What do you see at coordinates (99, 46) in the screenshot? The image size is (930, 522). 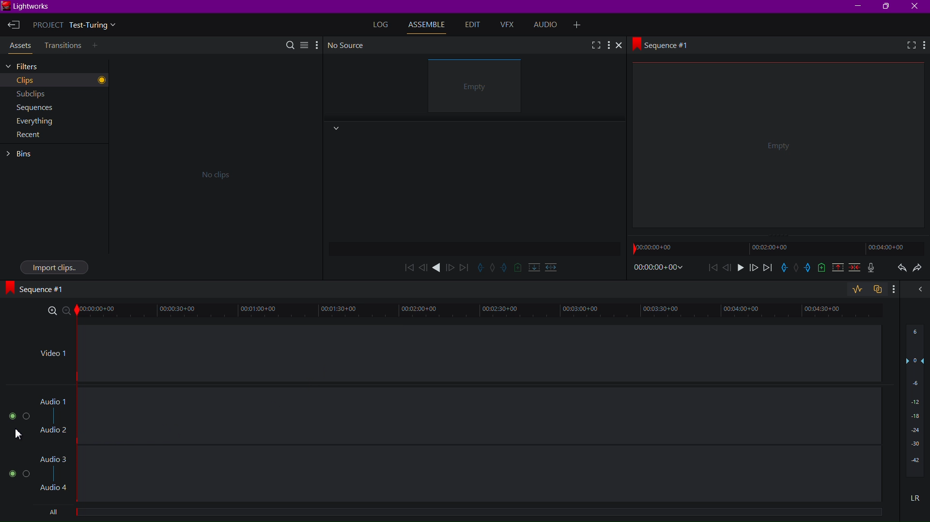 I see `Add` at bounding box center [99, 46].